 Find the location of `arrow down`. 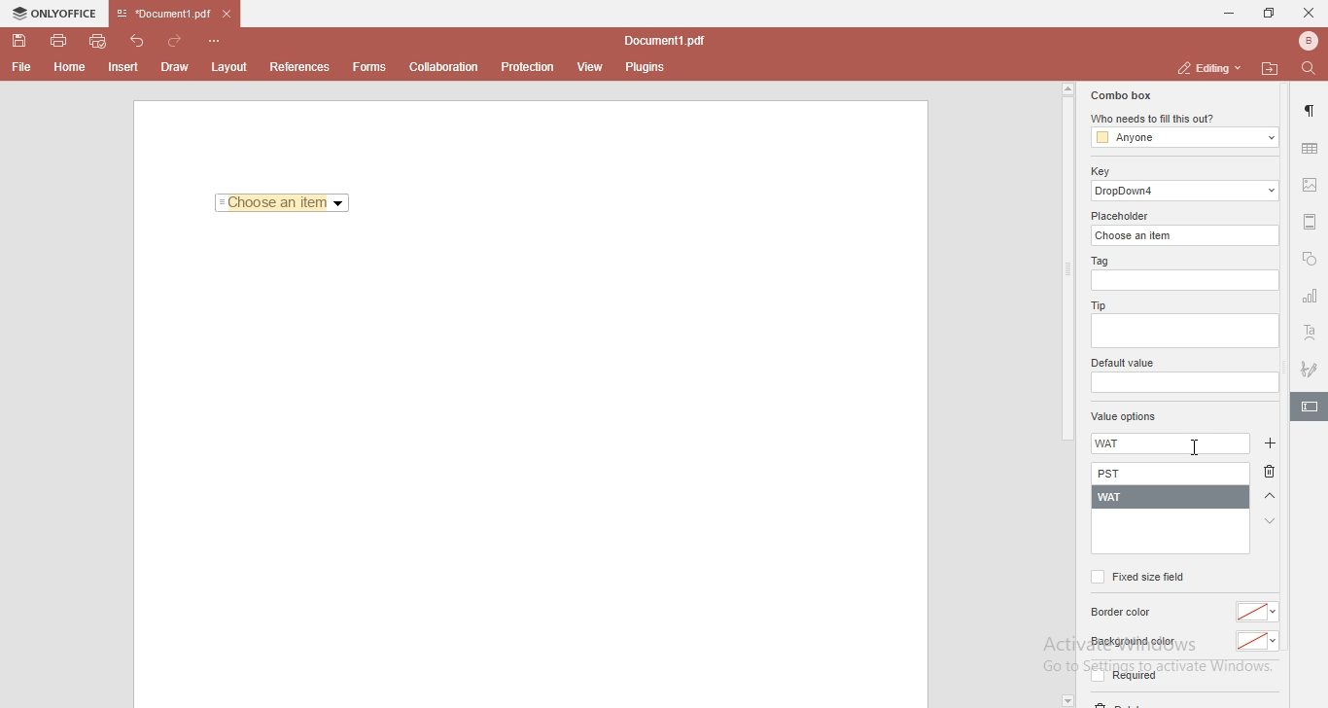

arrow down is located at coordinates (1271, 521).